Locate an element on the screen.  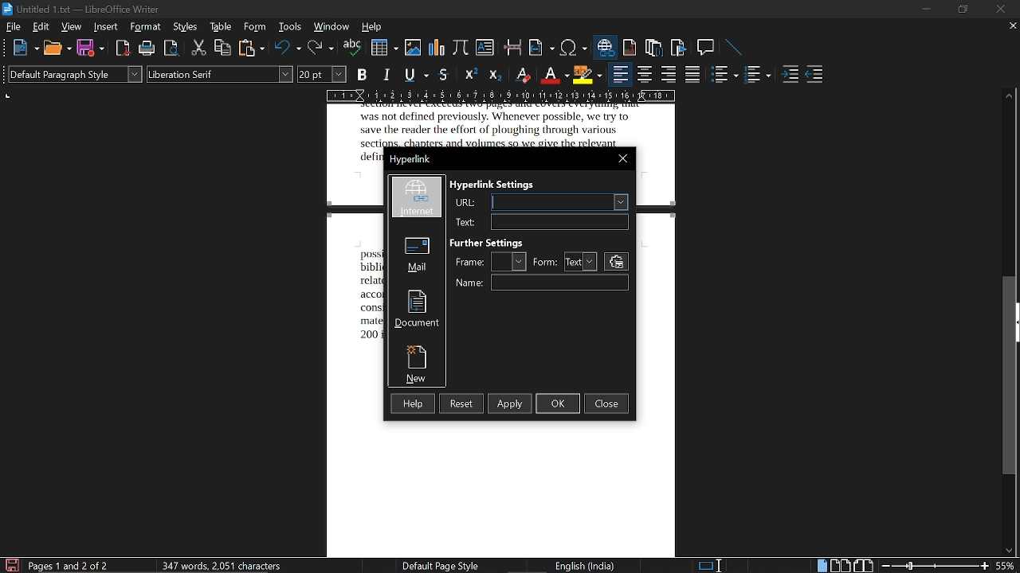
view is located at coordinates (72, 26).